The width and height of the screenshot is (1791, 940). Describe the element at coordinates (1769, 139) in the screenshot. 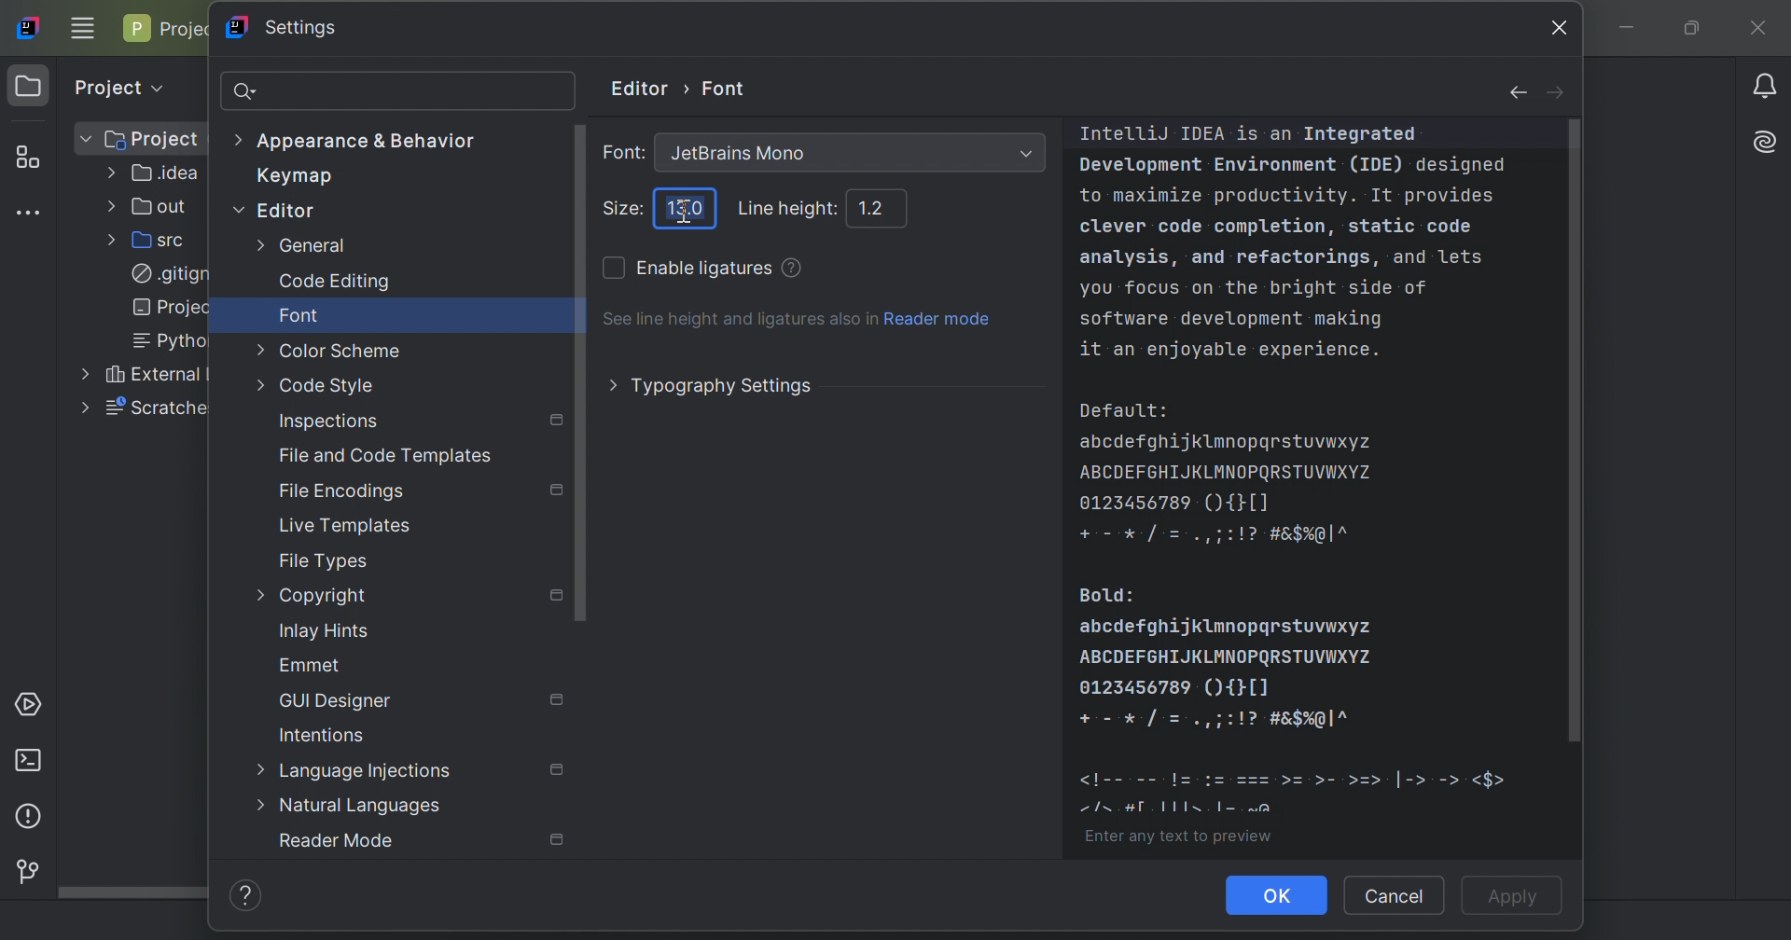

I see `AI Assistant` at that location.